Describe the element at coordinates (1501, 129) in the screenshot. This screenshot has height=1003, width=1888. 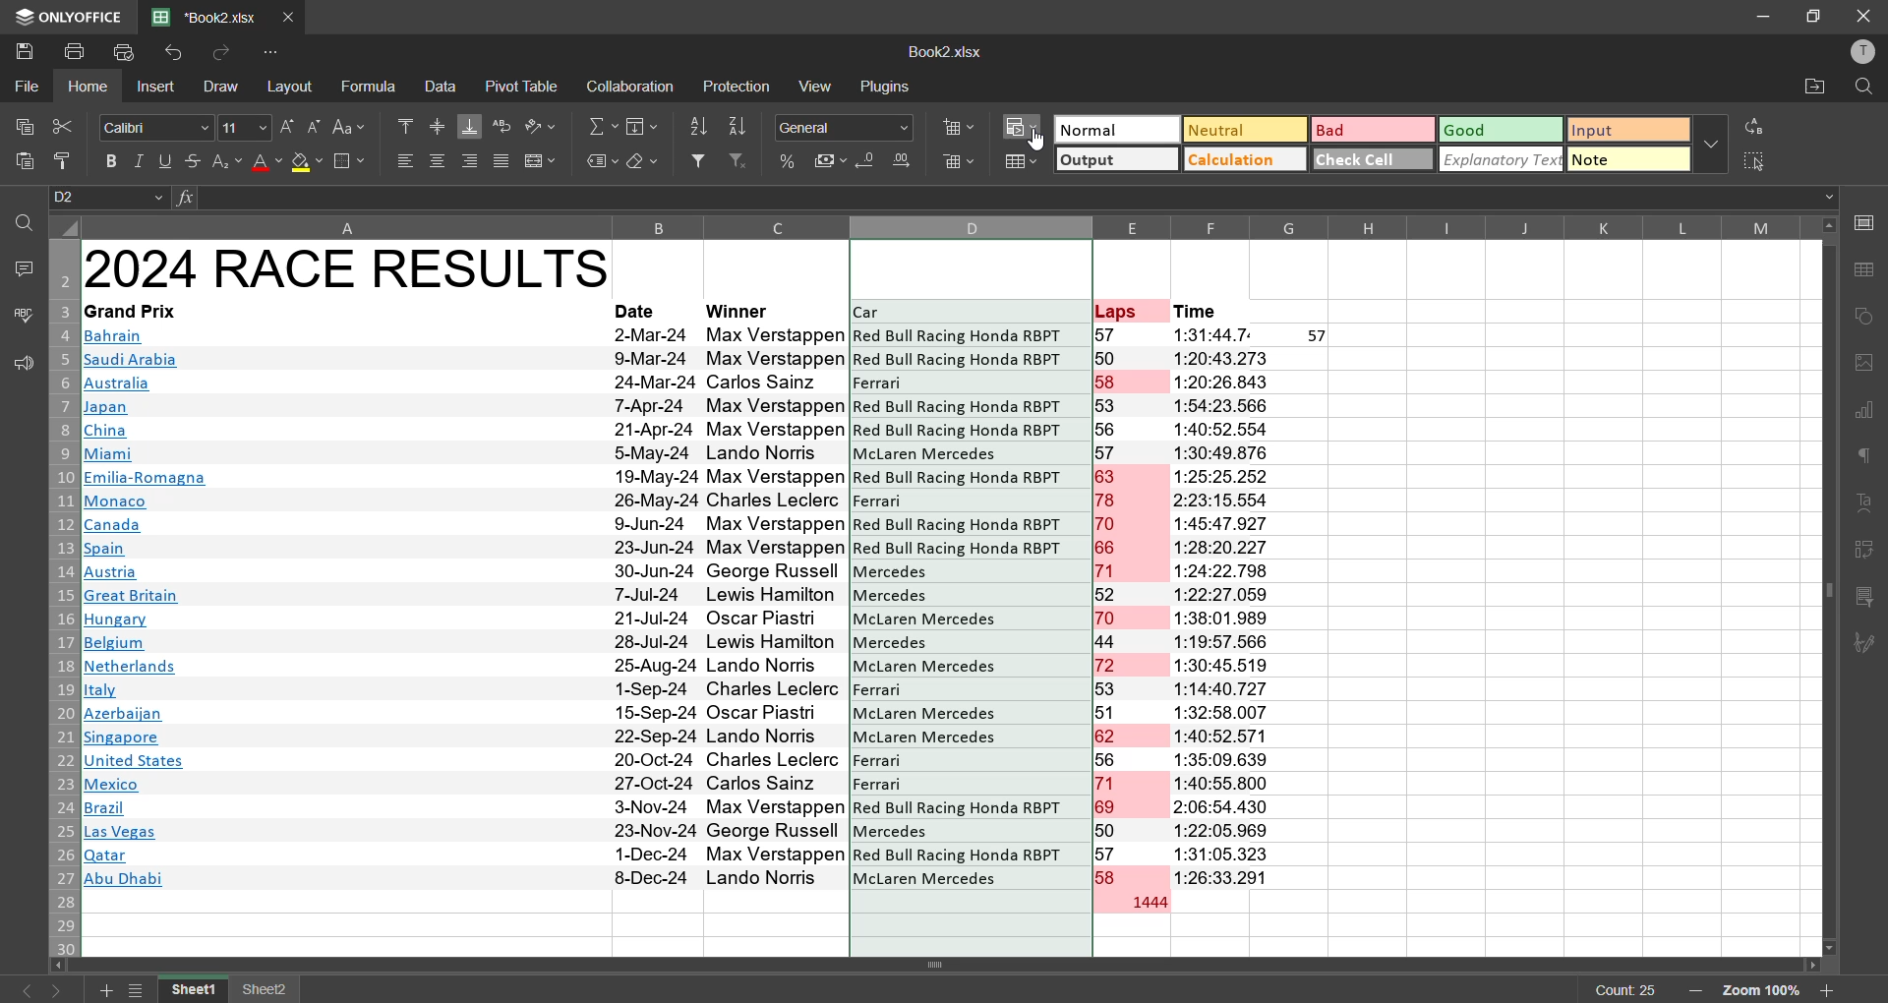
I see `good` at that location.